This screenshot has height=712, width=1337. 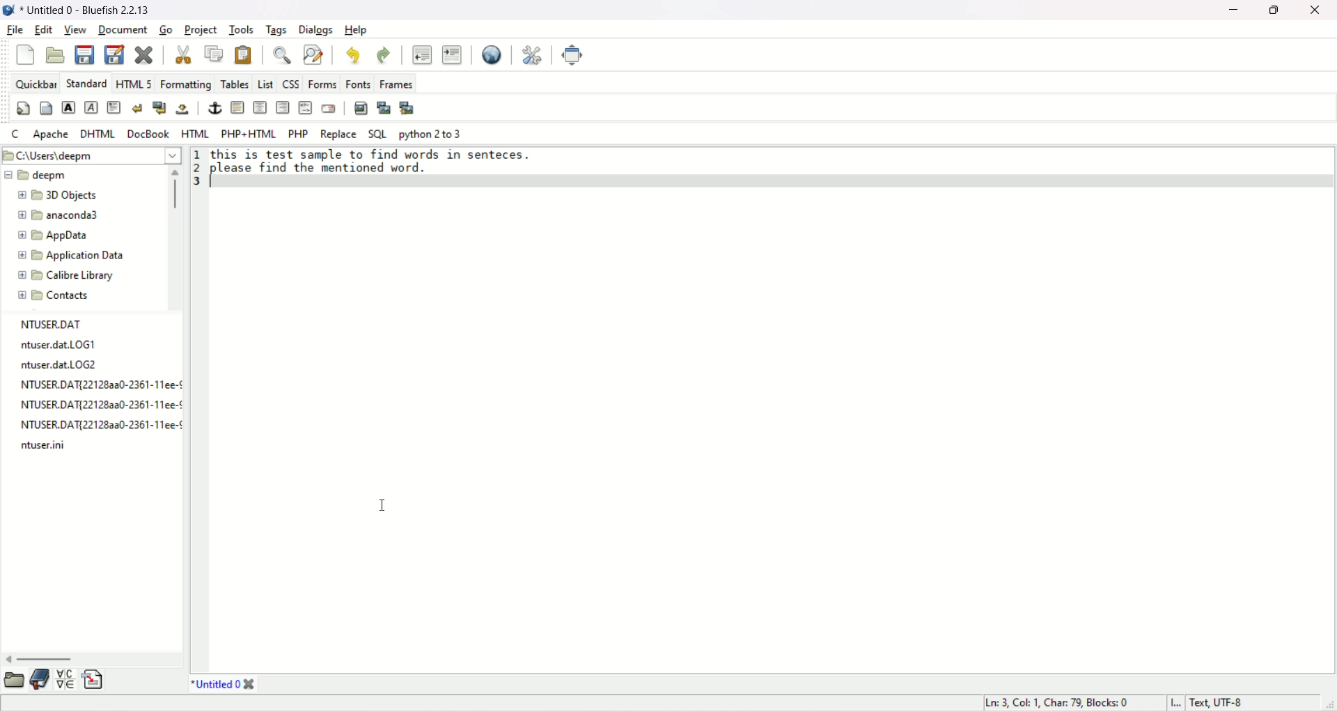 I want to click on 3D objects, so click(x=56, y=193).